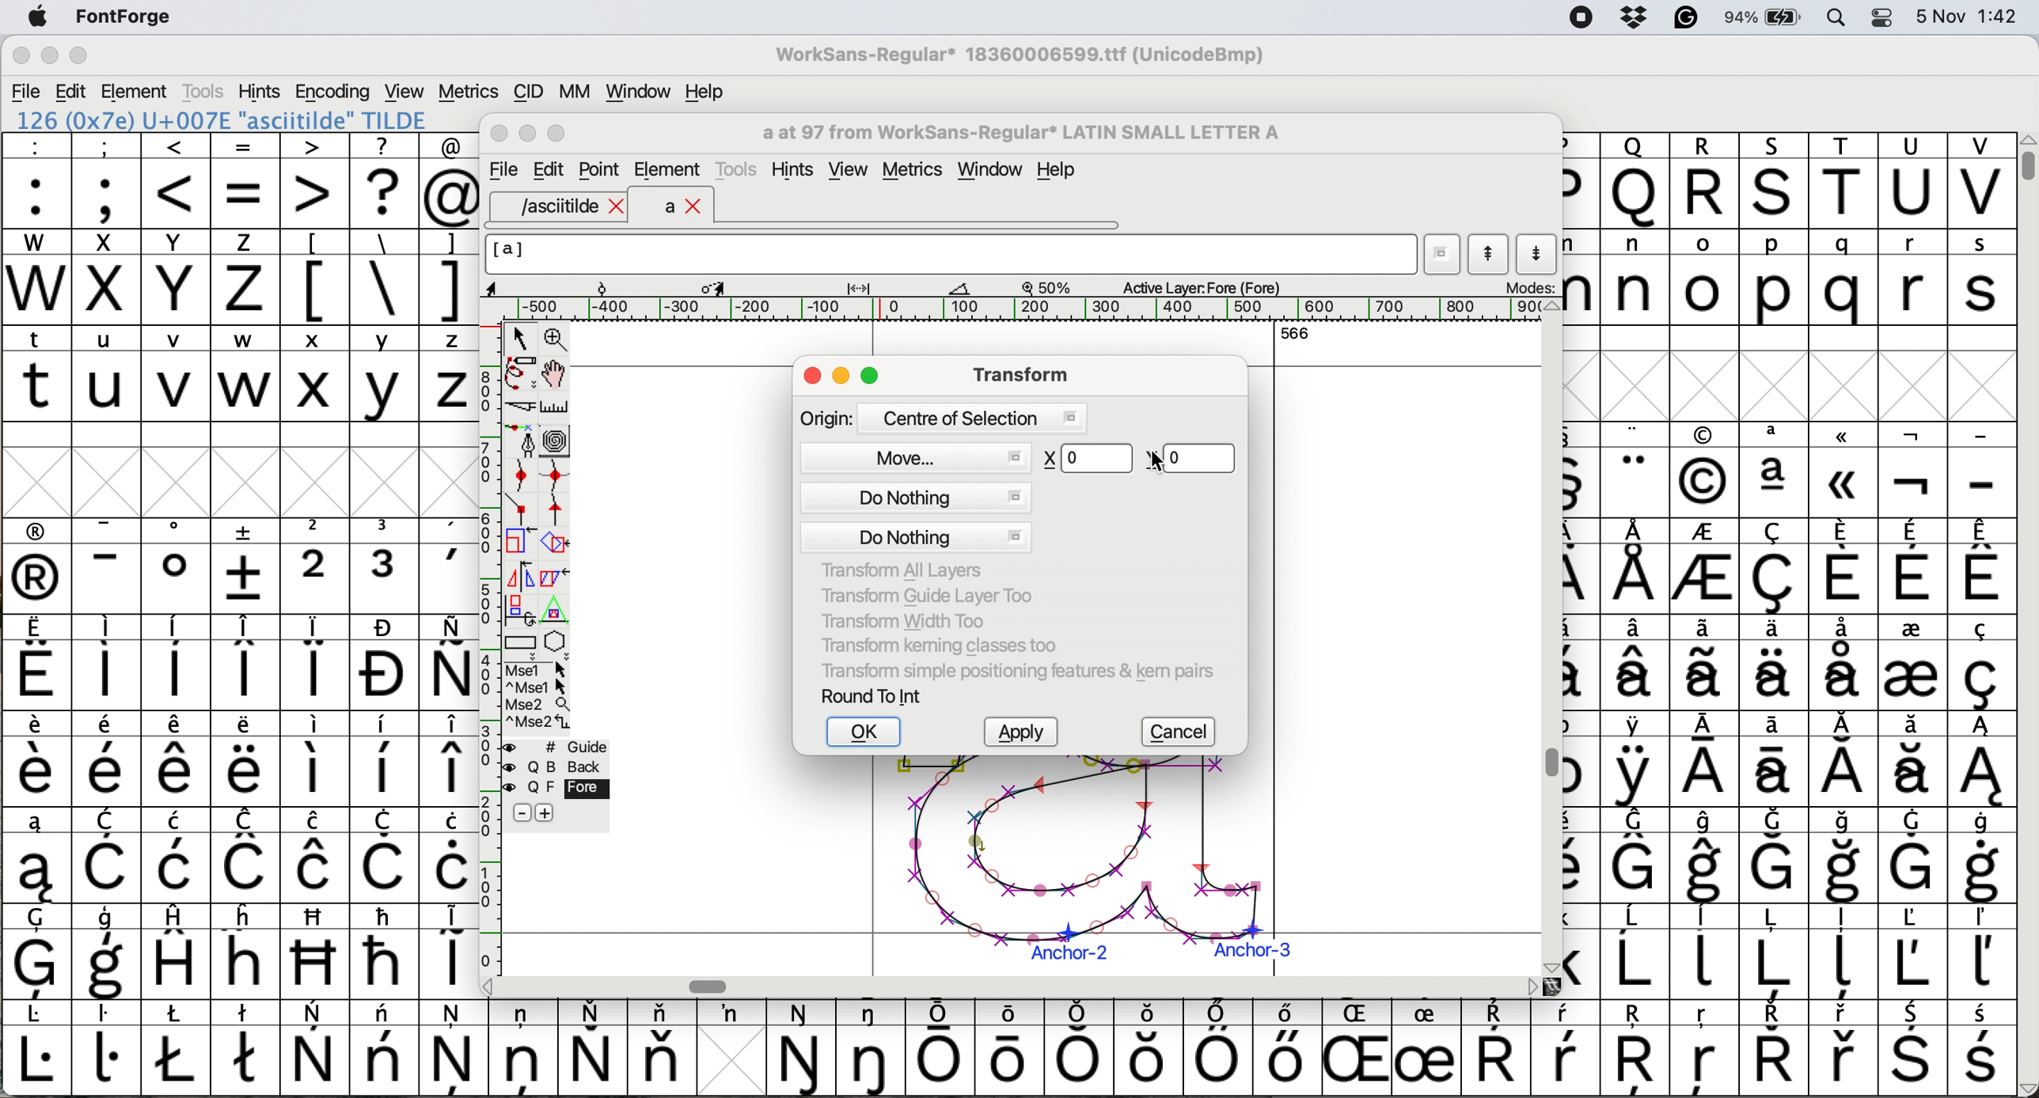 This screenshot has height=1098, width=2039. I want to click on round to int, so click(873, 695).